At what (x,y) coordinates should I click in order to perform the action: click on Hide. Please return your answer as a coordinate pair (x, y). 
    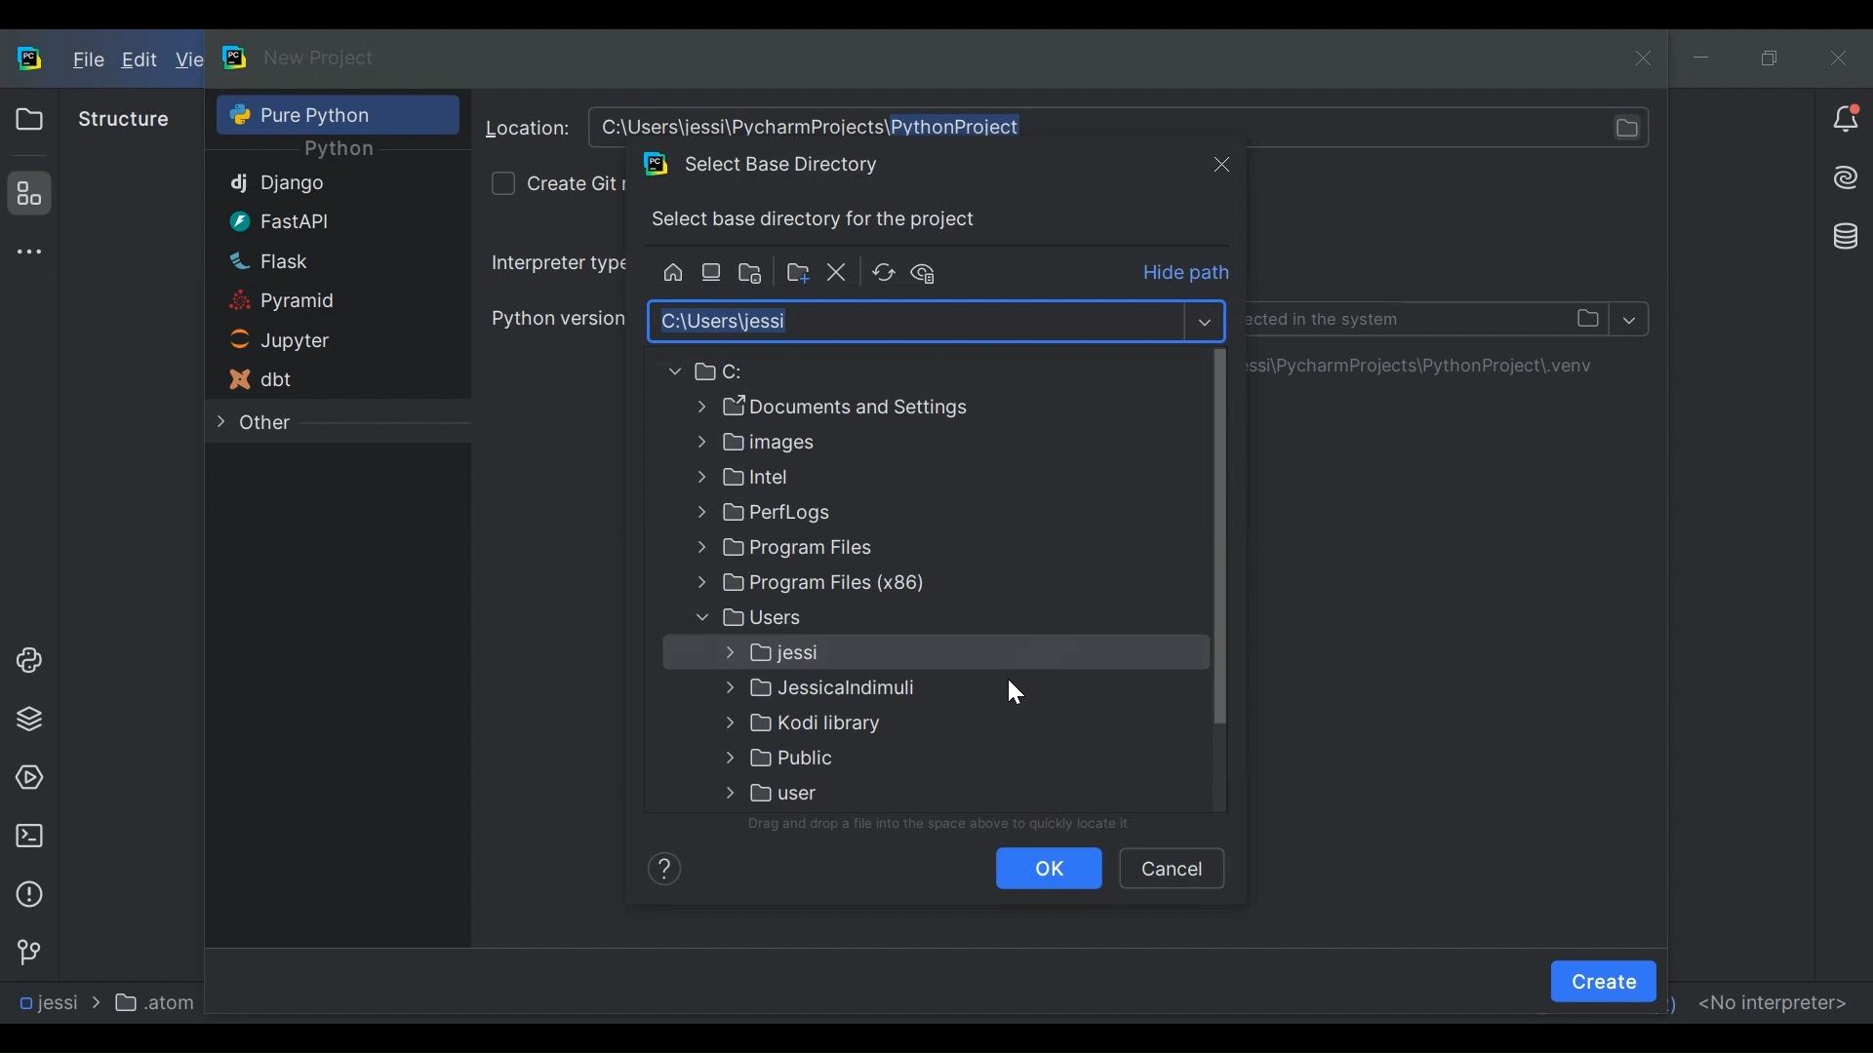
    Looking at the image, I should click on (931, 272).